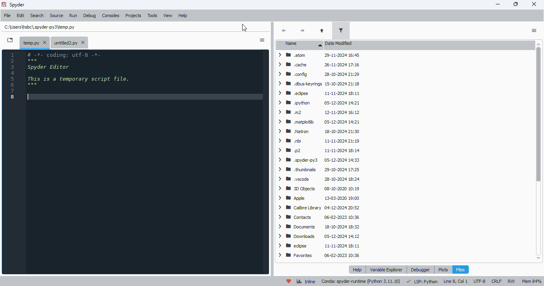 Image resolution: width=544 pixels, height=286 pixels. Describe the element at coordinates (133, 16) in the screenshot. I see `projects` at that location.